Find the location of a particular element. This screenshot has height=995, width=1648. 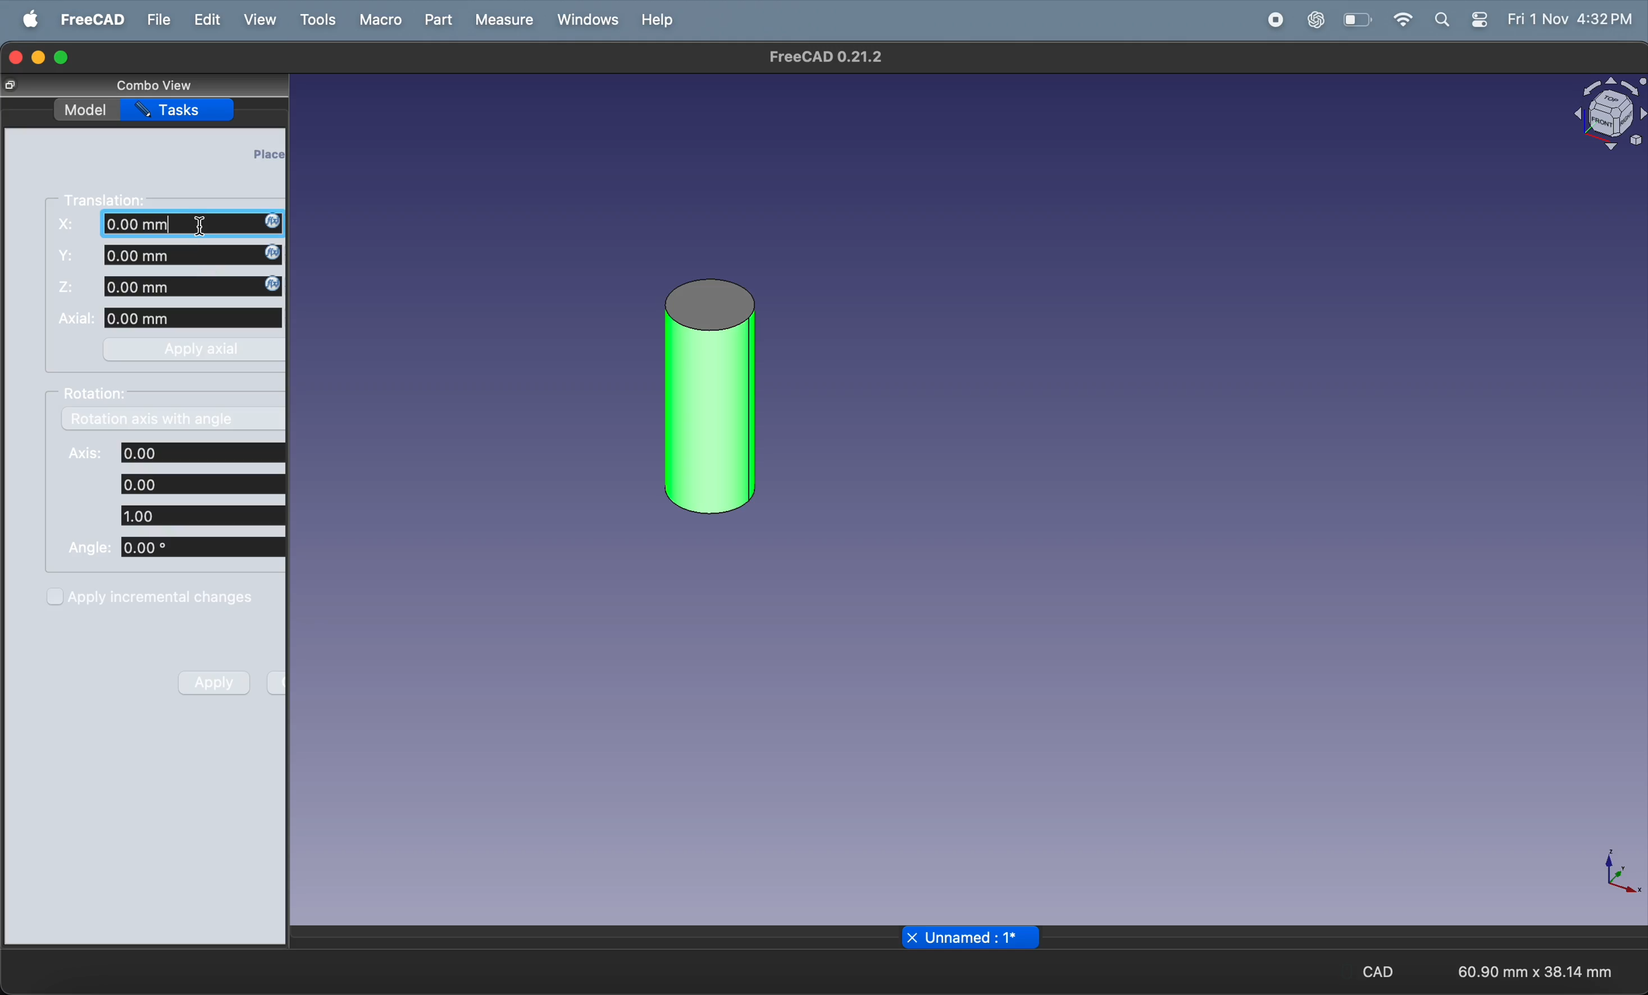

Z: is located at coordinates (68, 286).